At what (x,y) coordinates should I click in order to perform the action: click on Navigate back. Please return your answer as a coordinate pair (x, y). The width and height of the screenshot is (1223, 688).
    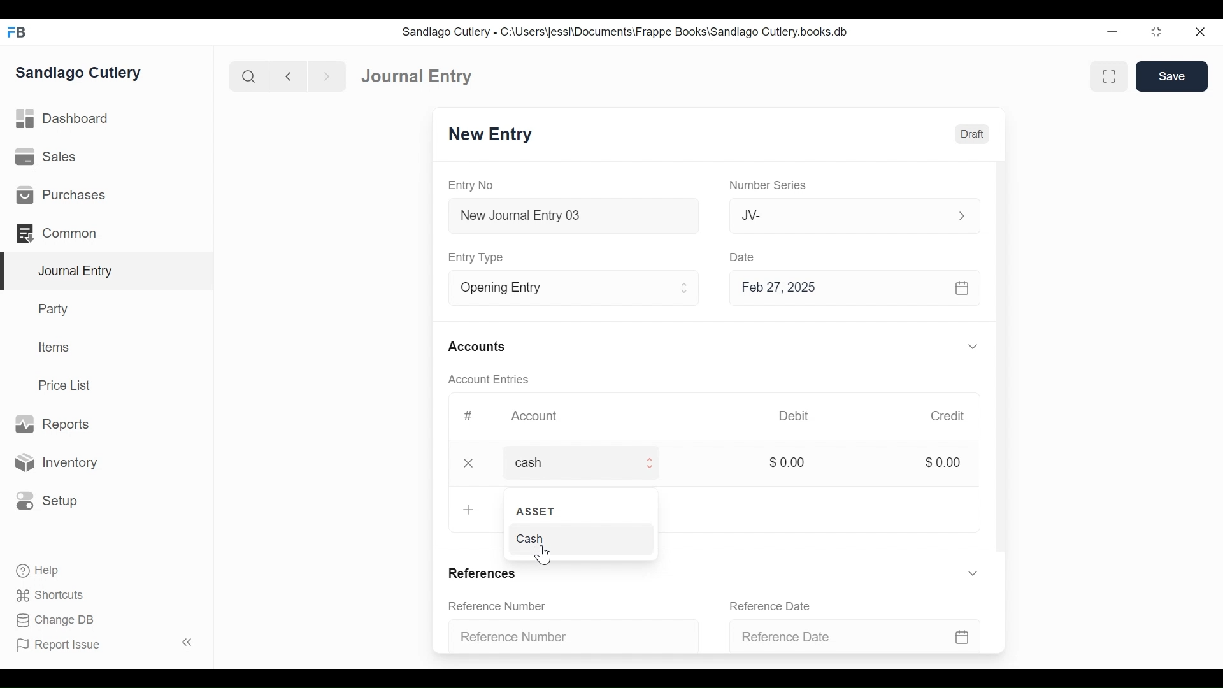
    Looking at the image, I should click on (287, 76).